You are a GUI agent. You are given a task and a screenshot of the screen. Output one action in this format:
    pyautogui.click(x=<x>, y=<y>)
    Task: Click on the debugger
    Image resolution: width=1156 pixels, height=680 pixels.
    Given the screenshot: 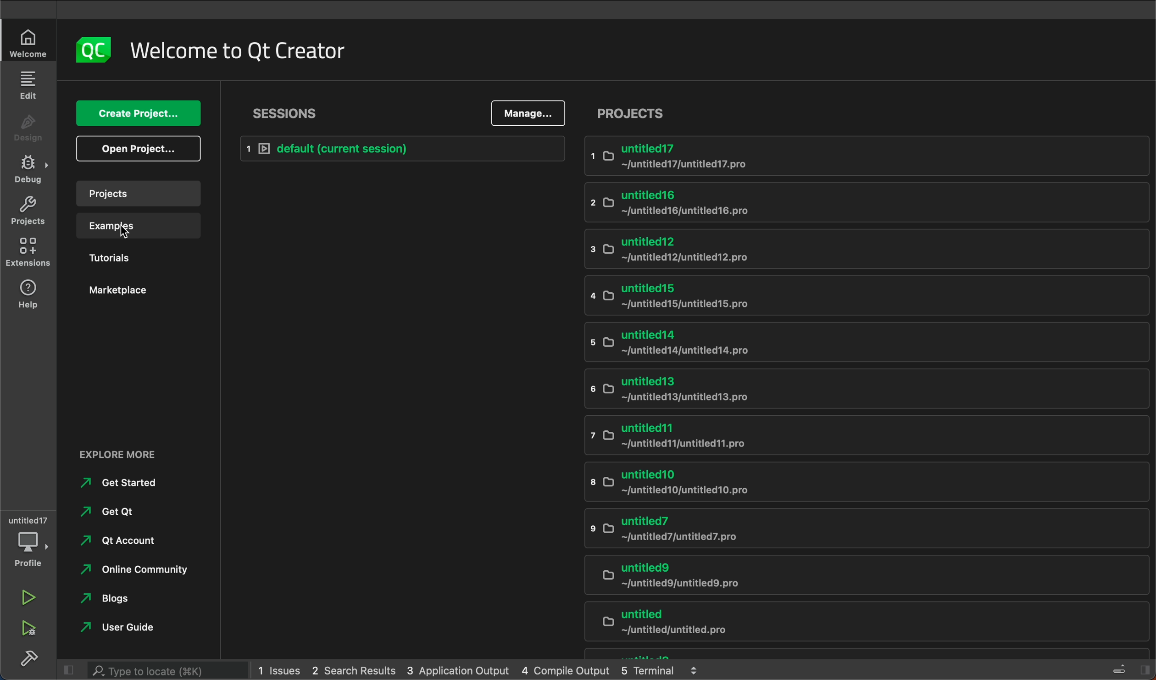 What is the action you would take?
    pyautogui.click(x=30, y=541)
    